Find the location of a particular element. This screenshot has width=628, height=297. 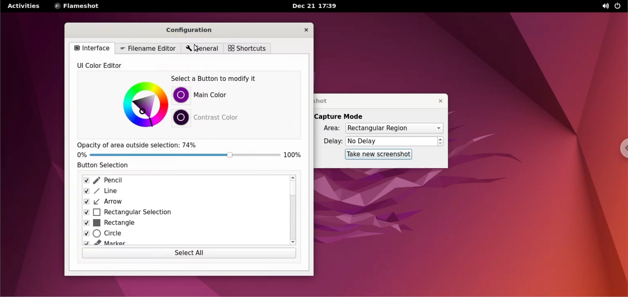

configuration  is located at coordinates (194, 29).